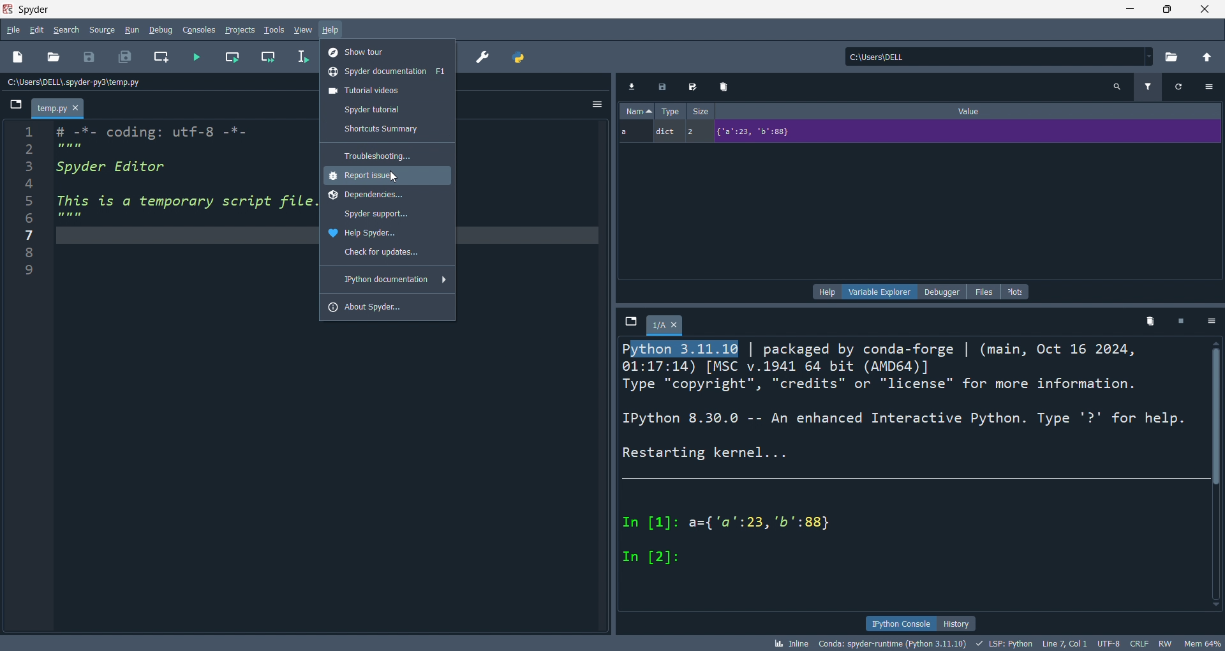 This screenshot has width=1225, height=651. Describe the element at coordinates (30, 202) in the screenshot. I see `Number line` at that location.